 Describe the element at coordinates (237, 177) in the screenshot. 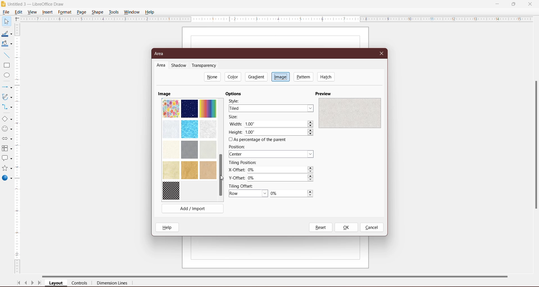

I see `Y-Offset` at that location.